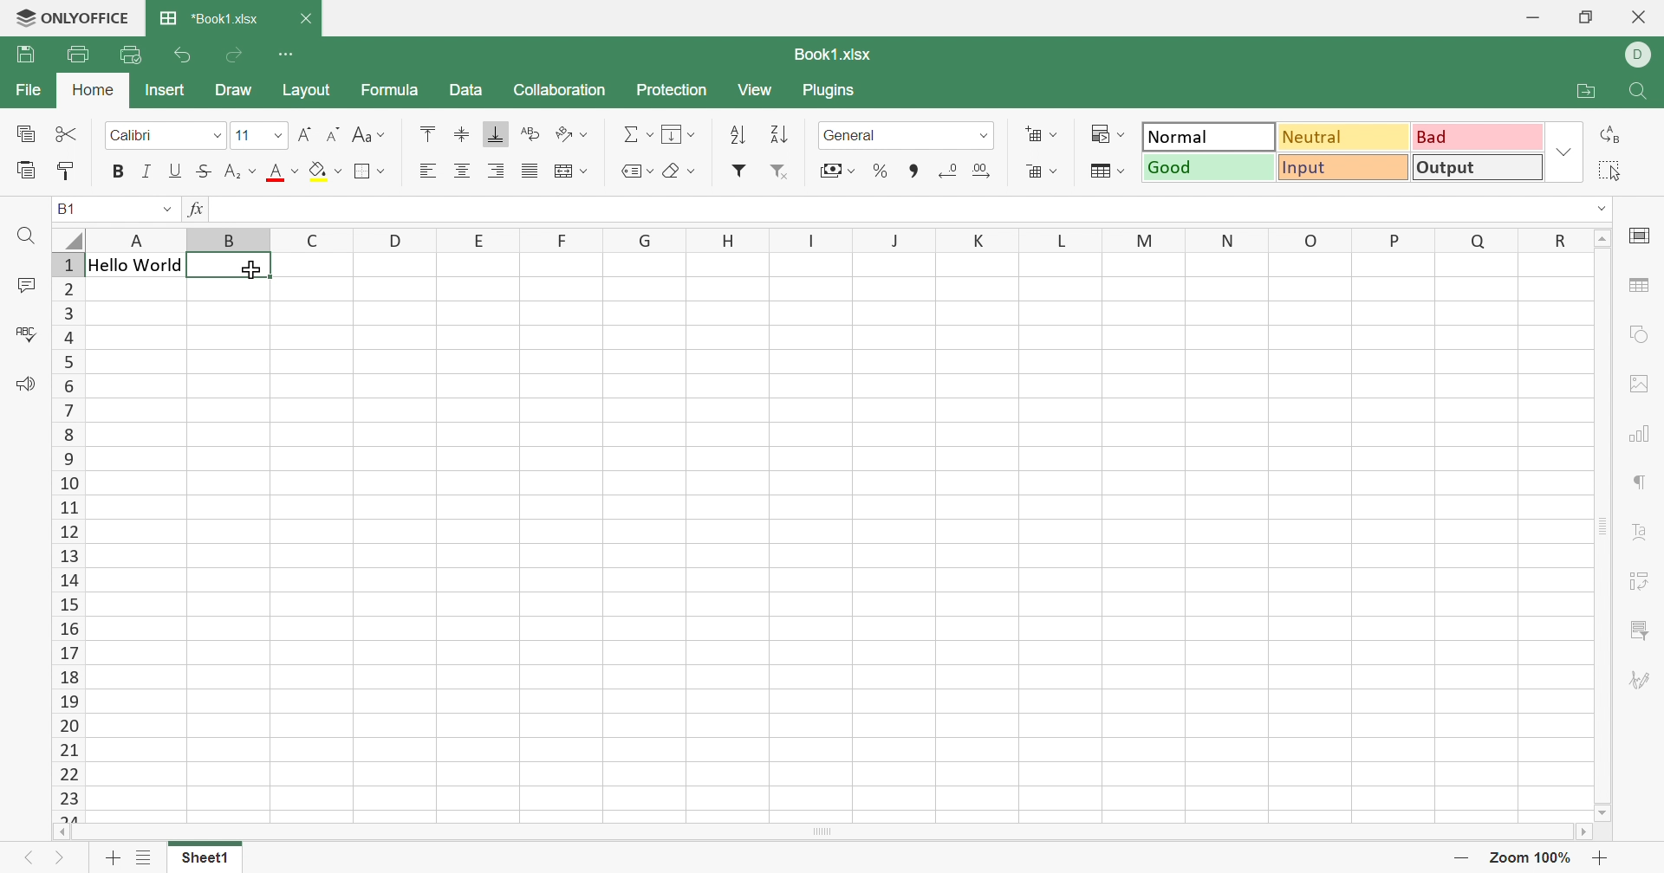 This screenshot has height=873, width=1664. I want to click on Plugins, so click(837, 90).